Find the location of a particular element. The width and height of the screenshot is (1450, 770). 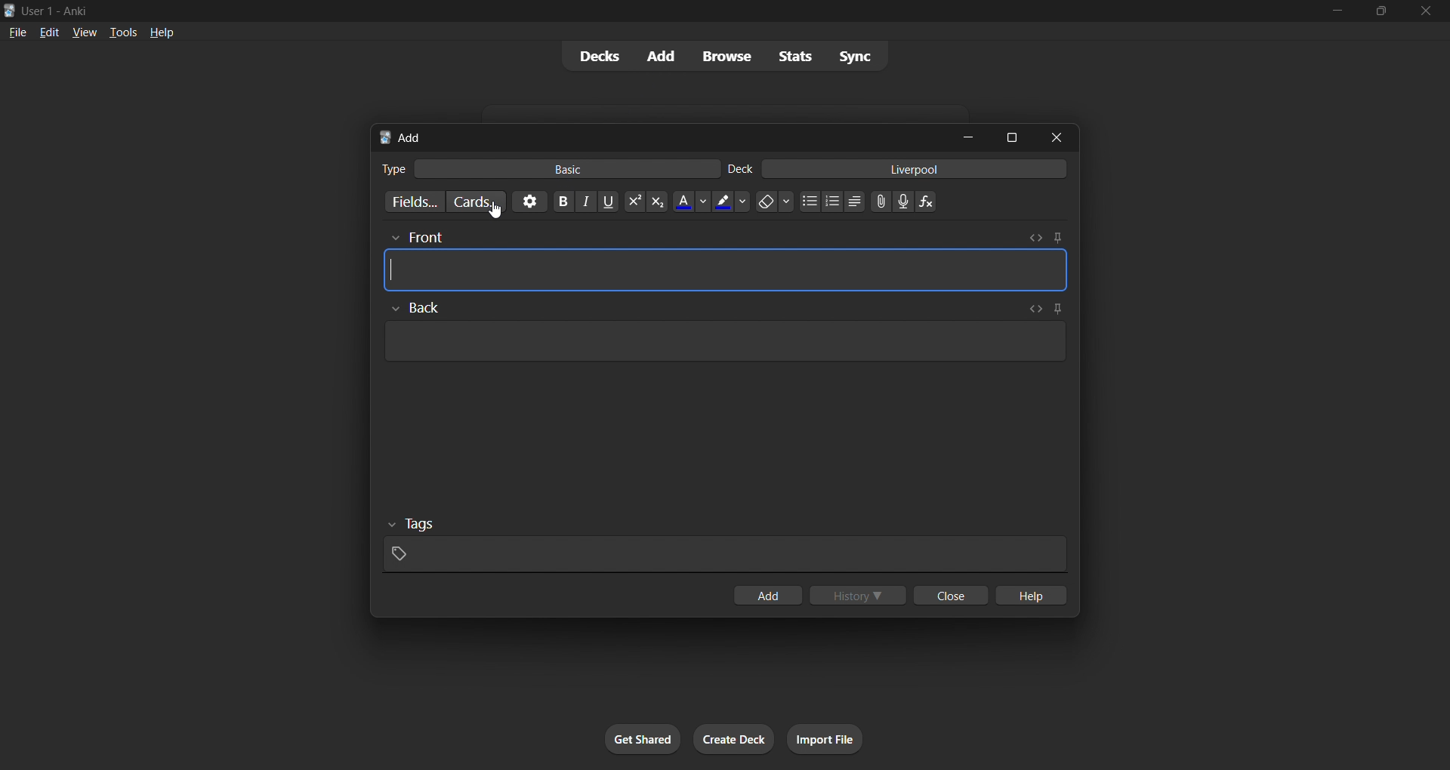

help is located at coordinates (1029, 596).